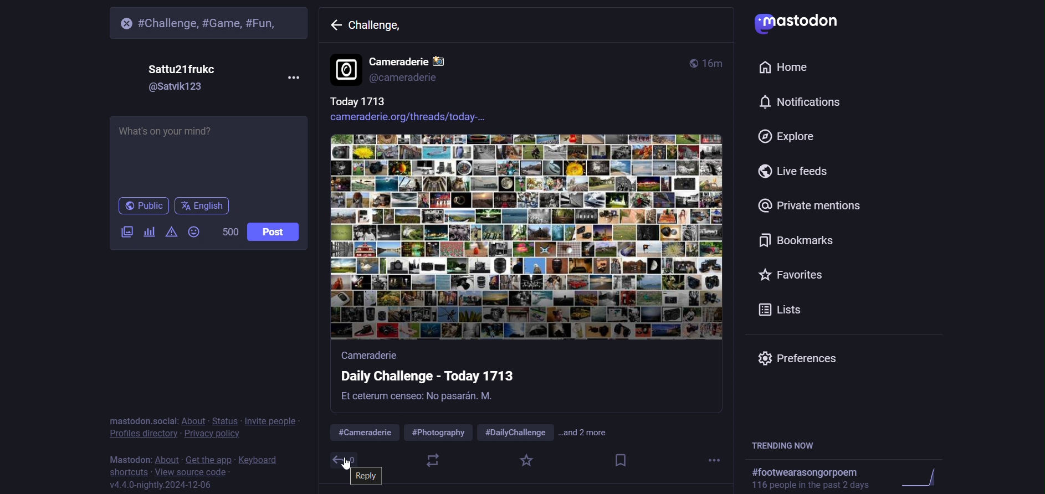 The image size is (1045, 494). I want to click on about, so click(167, 457).